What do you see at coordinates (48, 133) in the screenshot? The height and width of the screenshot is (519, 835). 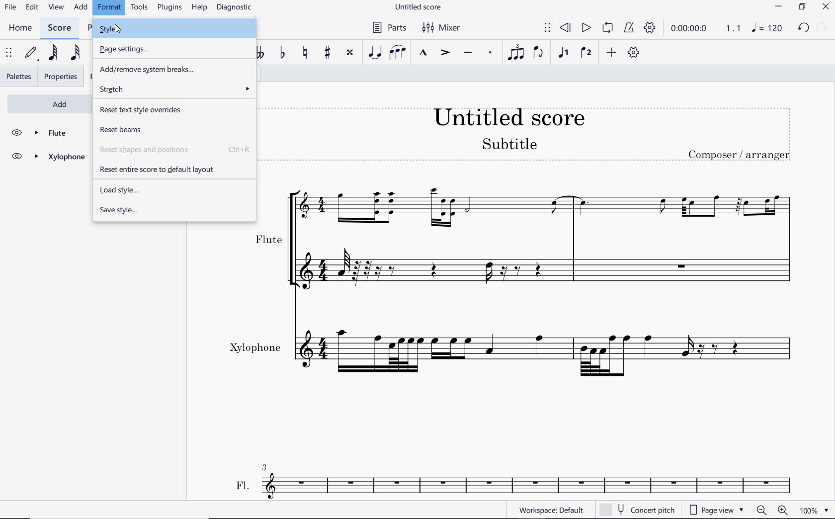 I see `FLUTE` at bounding box center [48, 133].